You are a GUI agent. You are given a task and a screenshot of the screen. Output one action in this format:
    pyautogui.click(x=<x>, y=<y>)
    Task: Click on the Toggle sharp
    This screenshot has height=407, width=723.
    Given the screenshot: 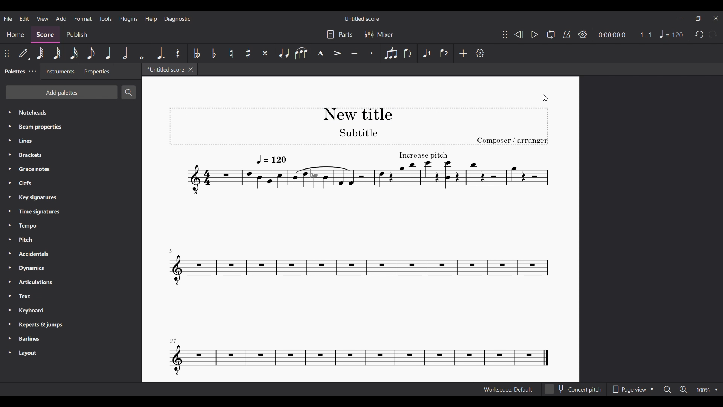 What is the action you would take?
    pyautogui.click(x=248, y=53)
    